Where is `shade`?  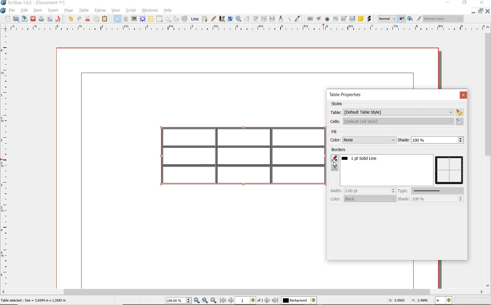 shade is located at coordinates (430, 199).